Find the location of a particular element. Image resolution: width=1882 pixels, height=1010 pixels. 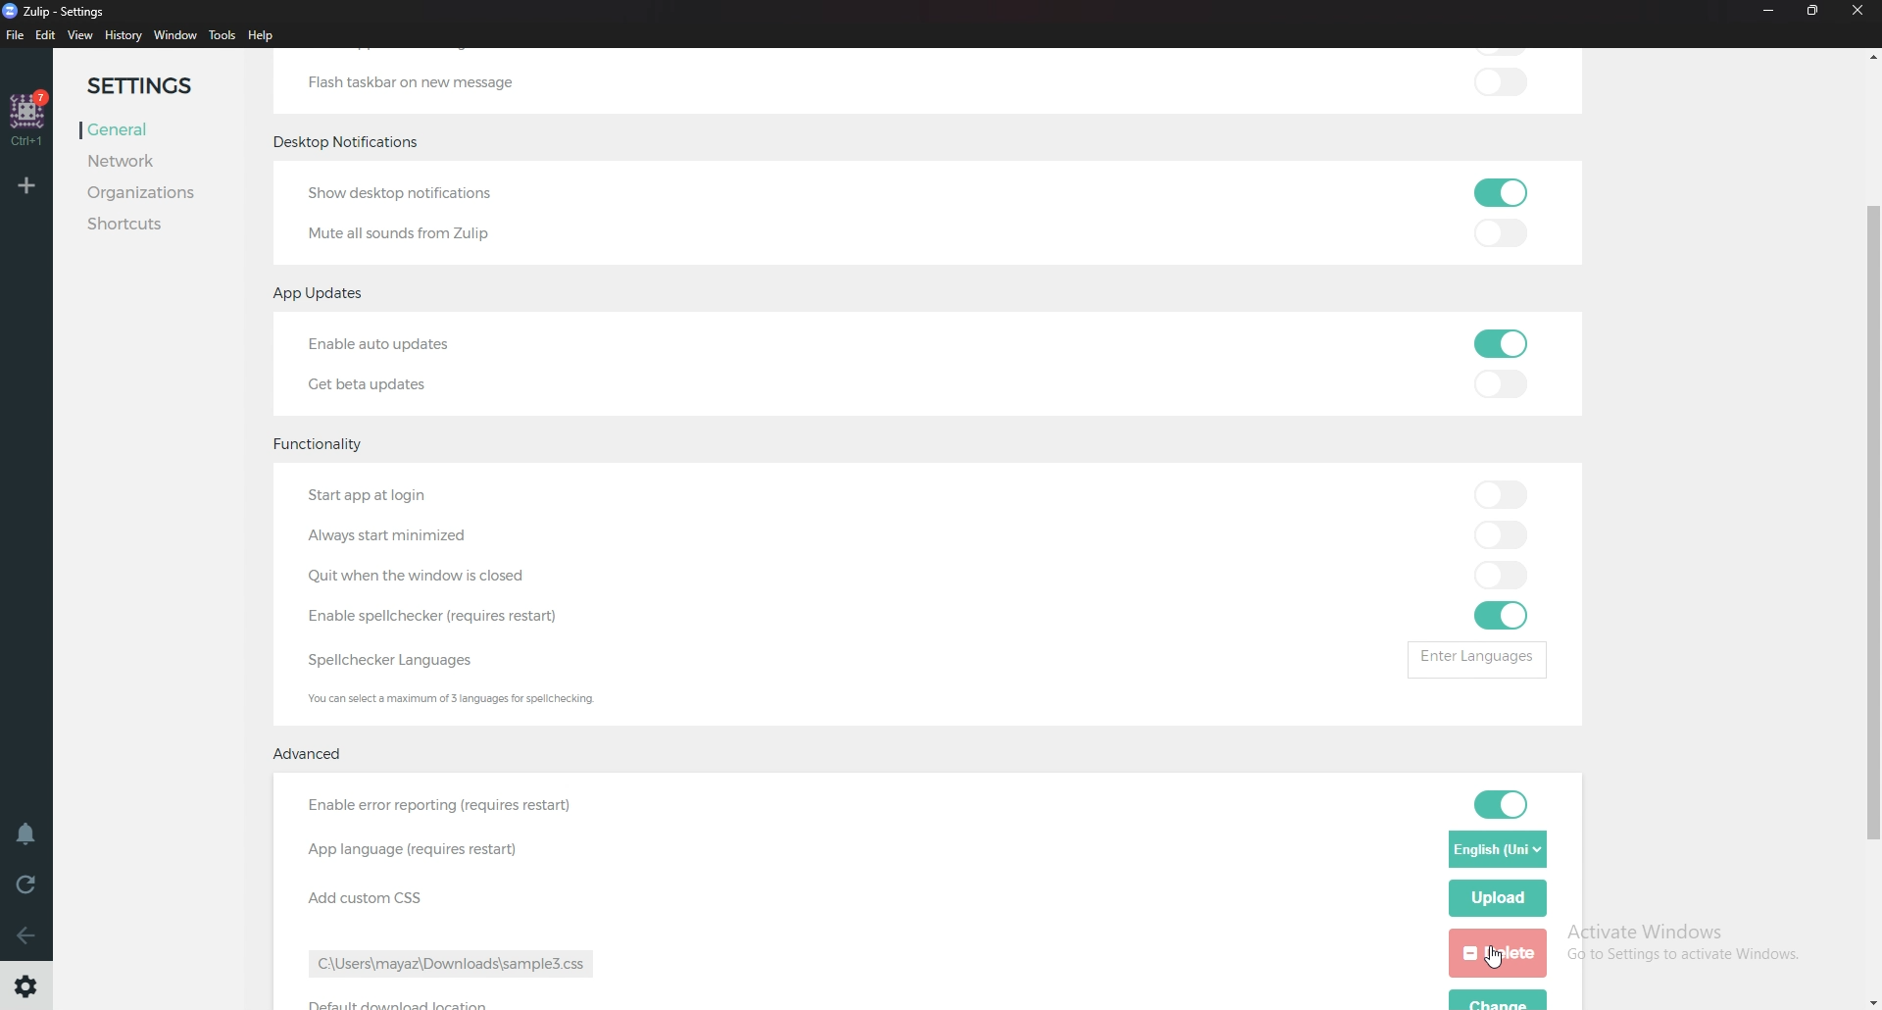

Network is located at coordinates (146, 162).